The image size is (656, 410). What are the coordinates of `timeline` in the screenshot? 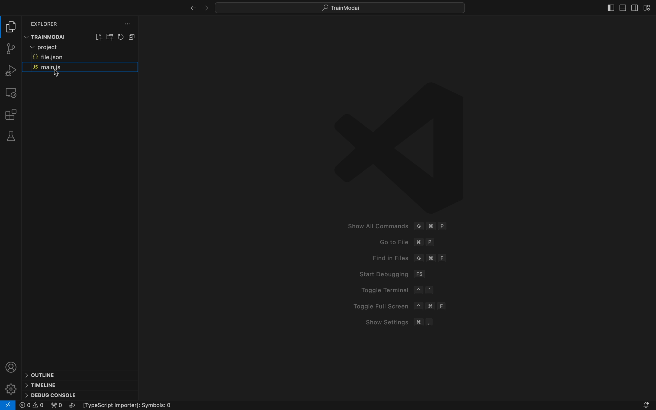 It's located at (42, 385).